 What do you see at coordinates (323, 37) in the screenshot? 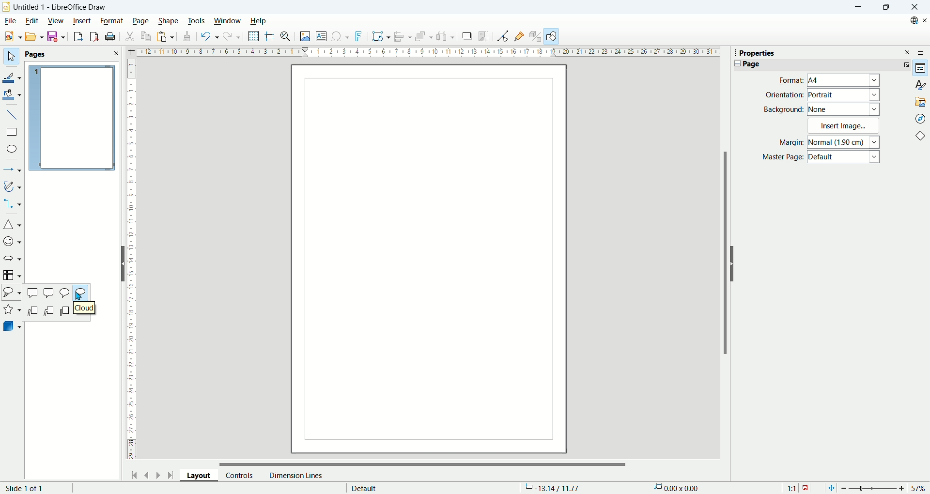
I see `insert textbox` at bounding box center [323, 37].